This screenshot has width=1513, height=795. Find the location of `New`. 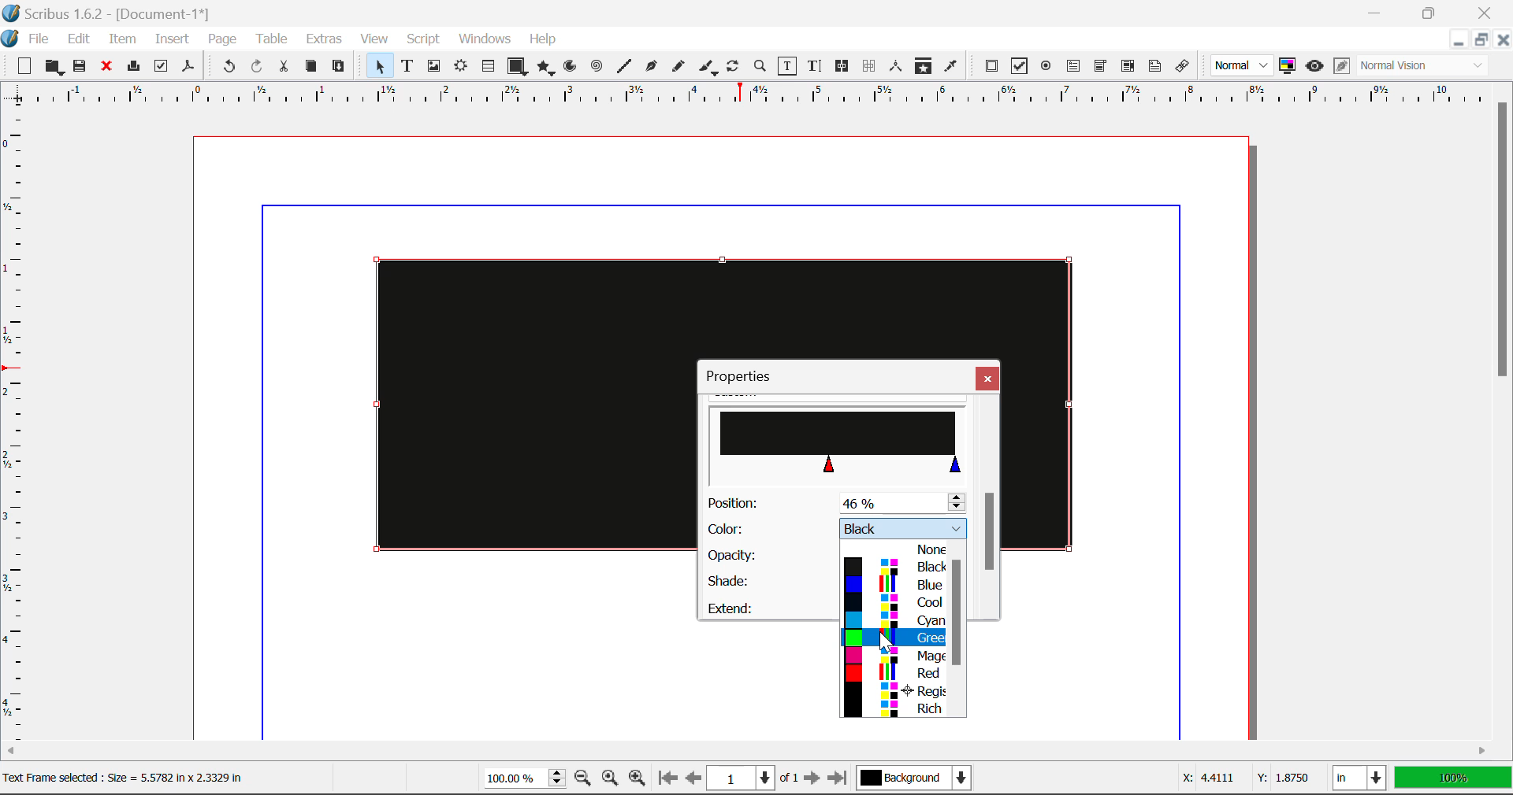

New is located at coordinates (20, 67).